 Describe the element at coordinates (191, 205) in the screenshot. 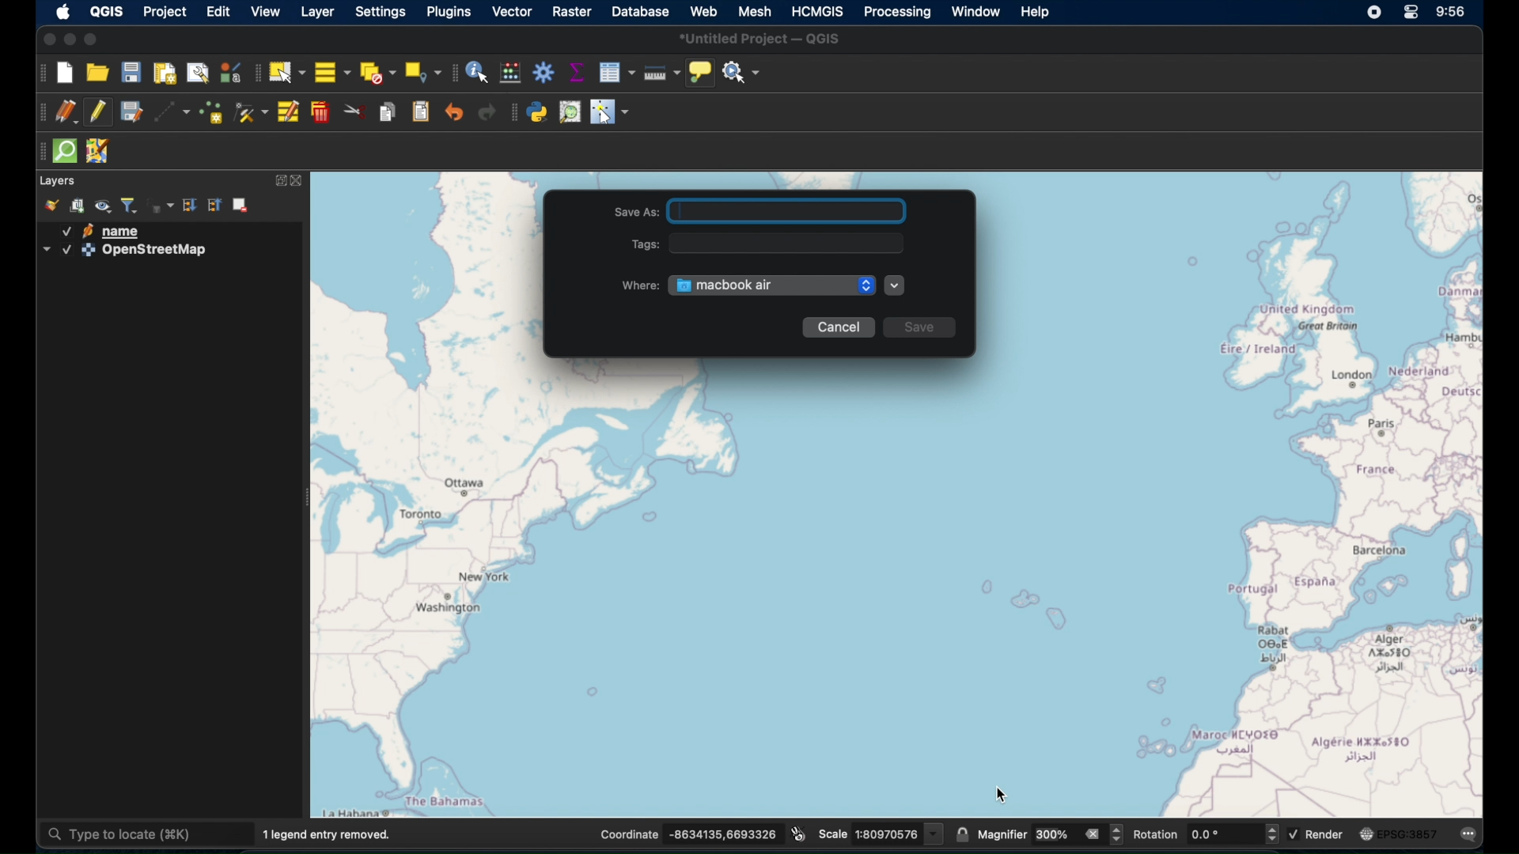

I see `expand all` at that location.